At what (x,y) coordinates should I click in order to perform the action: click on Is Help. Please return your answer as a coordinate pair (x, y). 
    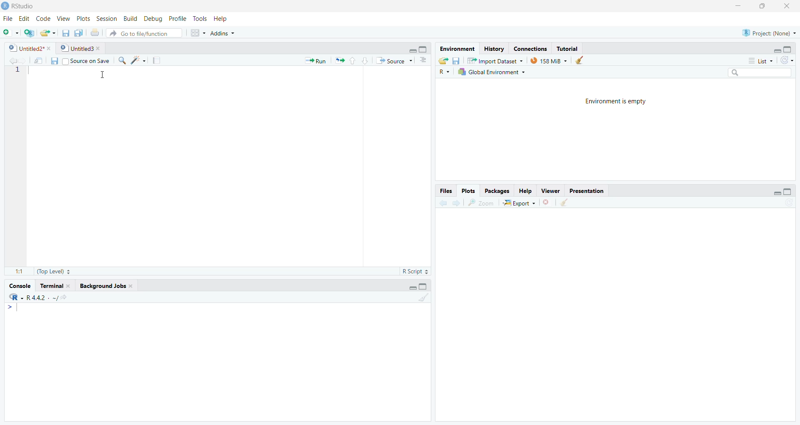
    Looking at the image, I should click on (224, 17).